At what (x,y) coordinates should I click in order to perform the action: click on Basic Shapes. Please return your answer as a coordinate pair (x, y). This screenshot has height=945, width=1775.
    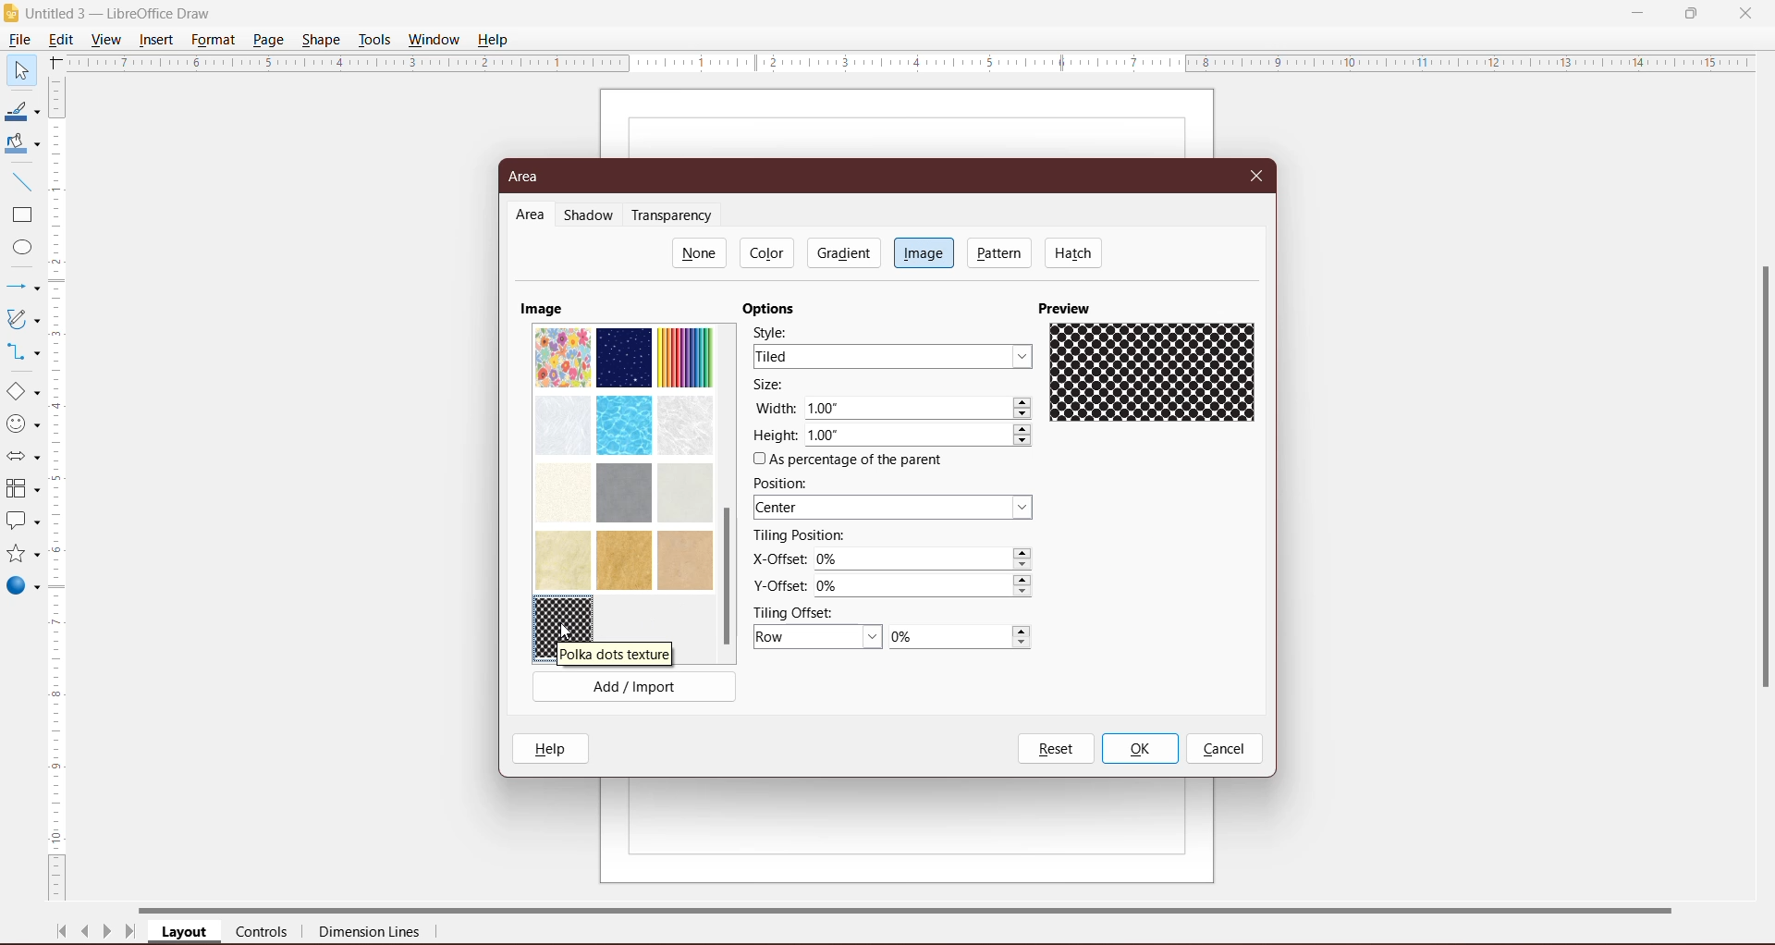
    Looking at the image, I should click on (22, 392).